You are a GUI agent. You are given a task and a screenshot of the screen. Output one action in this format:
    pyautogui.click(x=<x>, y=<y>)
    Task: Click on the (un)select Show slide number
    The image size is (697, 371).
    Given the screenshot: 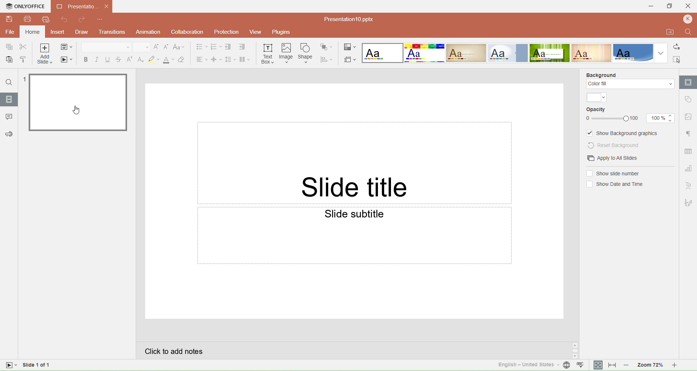 What is the action you would take?
    pyautogui.click(x=612, y=174)
    